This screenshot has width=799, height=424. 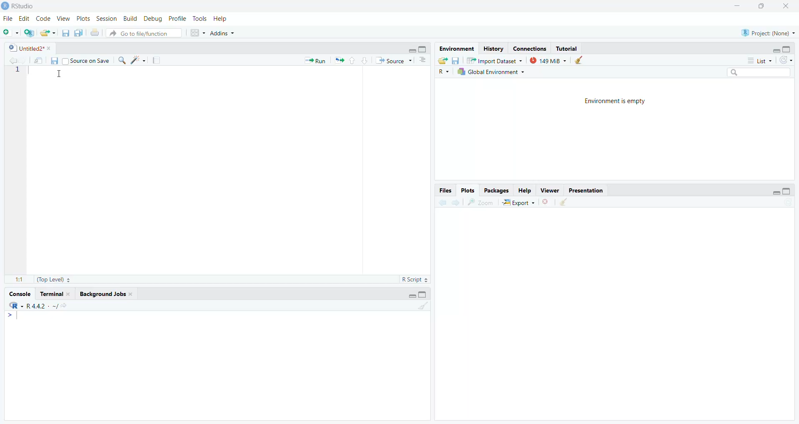 I want to click on Miniimize, so click(x=737, y=5).